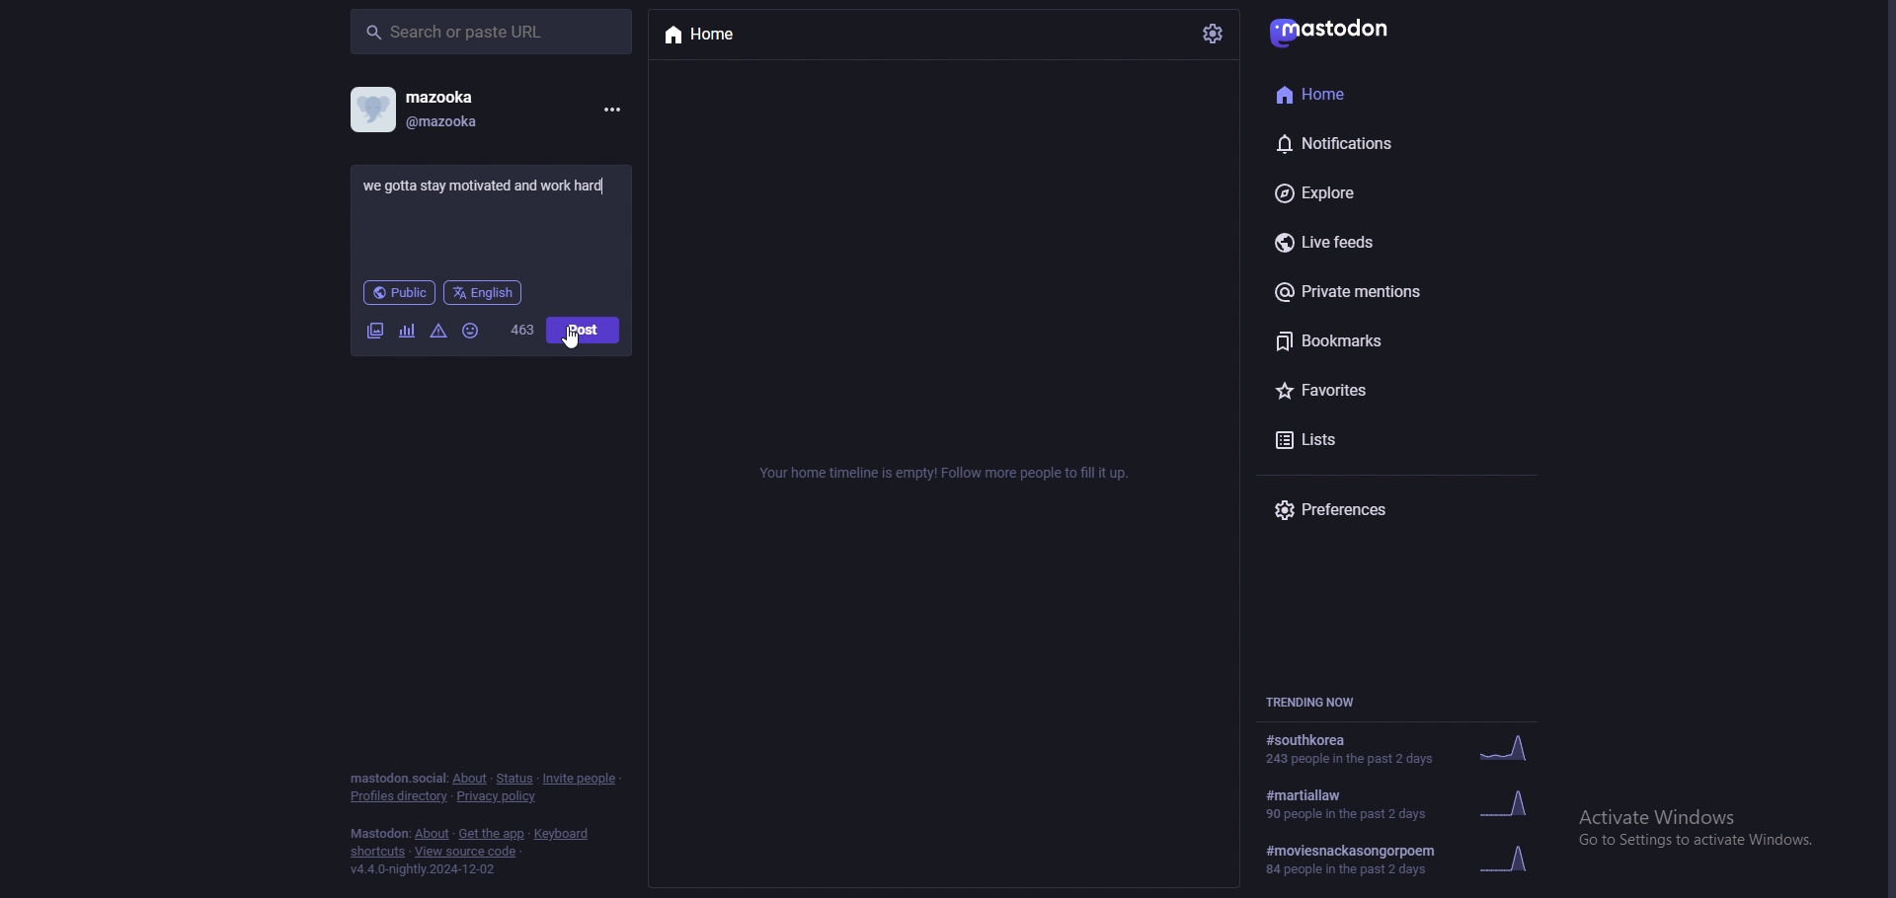 This screenshot has width=1896, height=898. I want to click on menu, so click(612, 110).